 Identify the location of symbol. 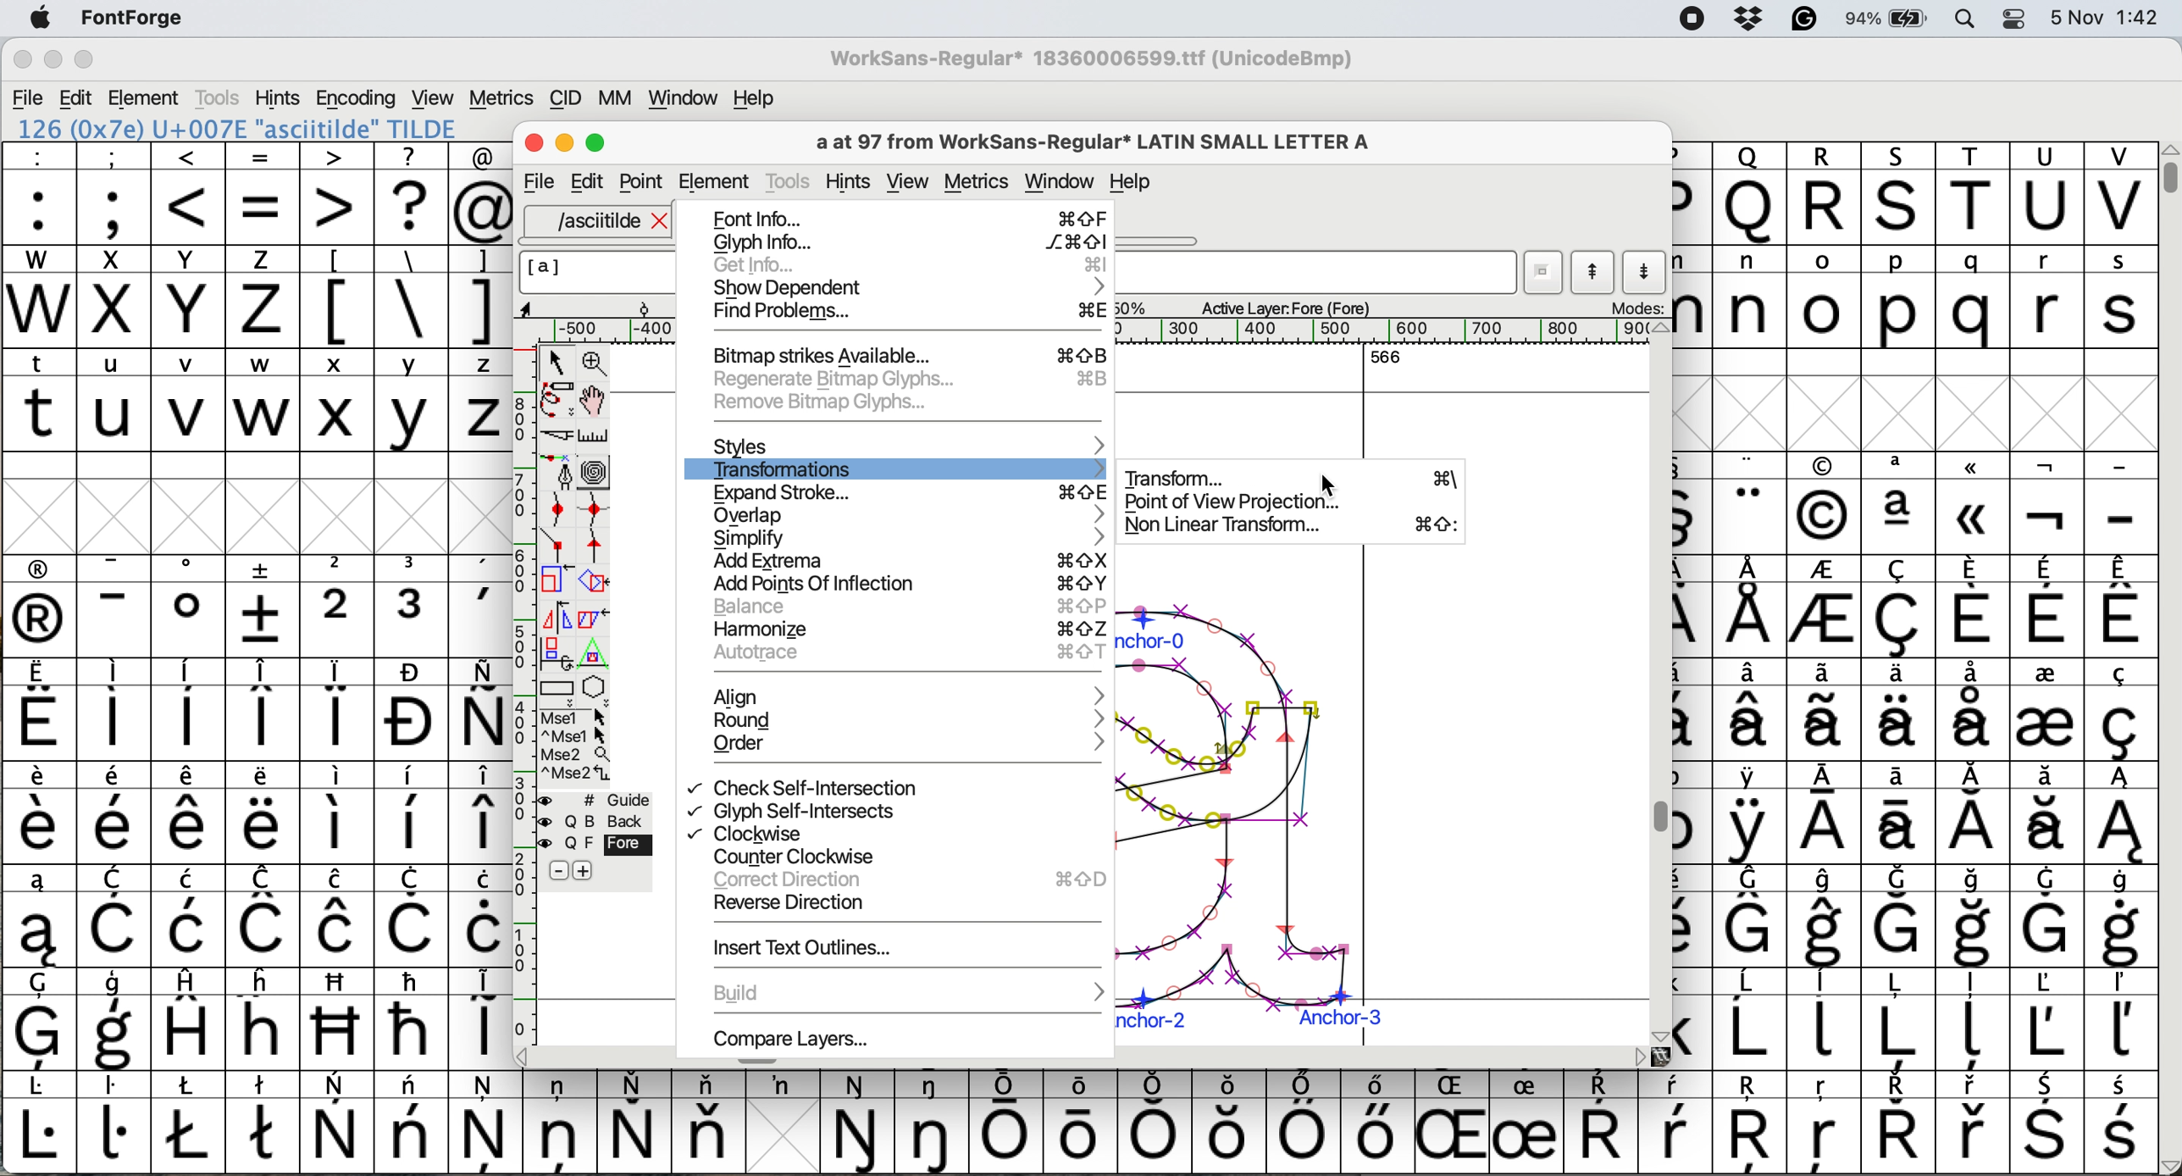
(336, 916).